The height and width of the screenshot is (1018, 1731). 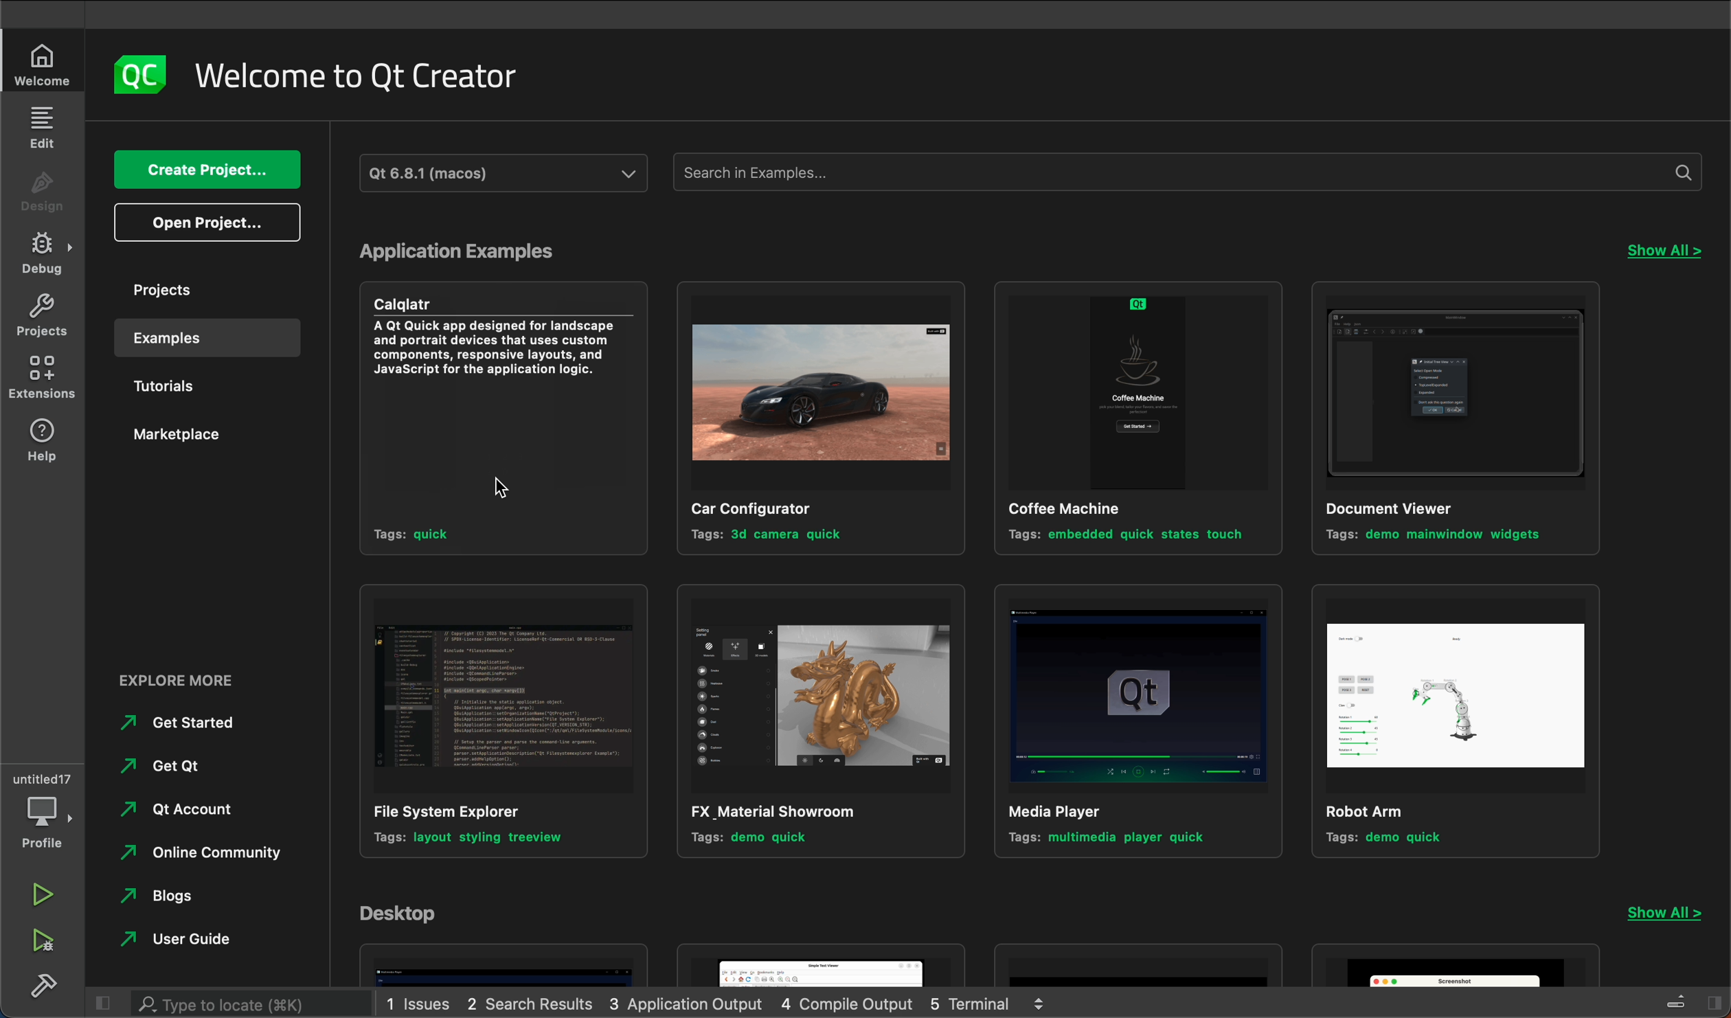 I want to click on calqlatr, so click(x=495, y=425).